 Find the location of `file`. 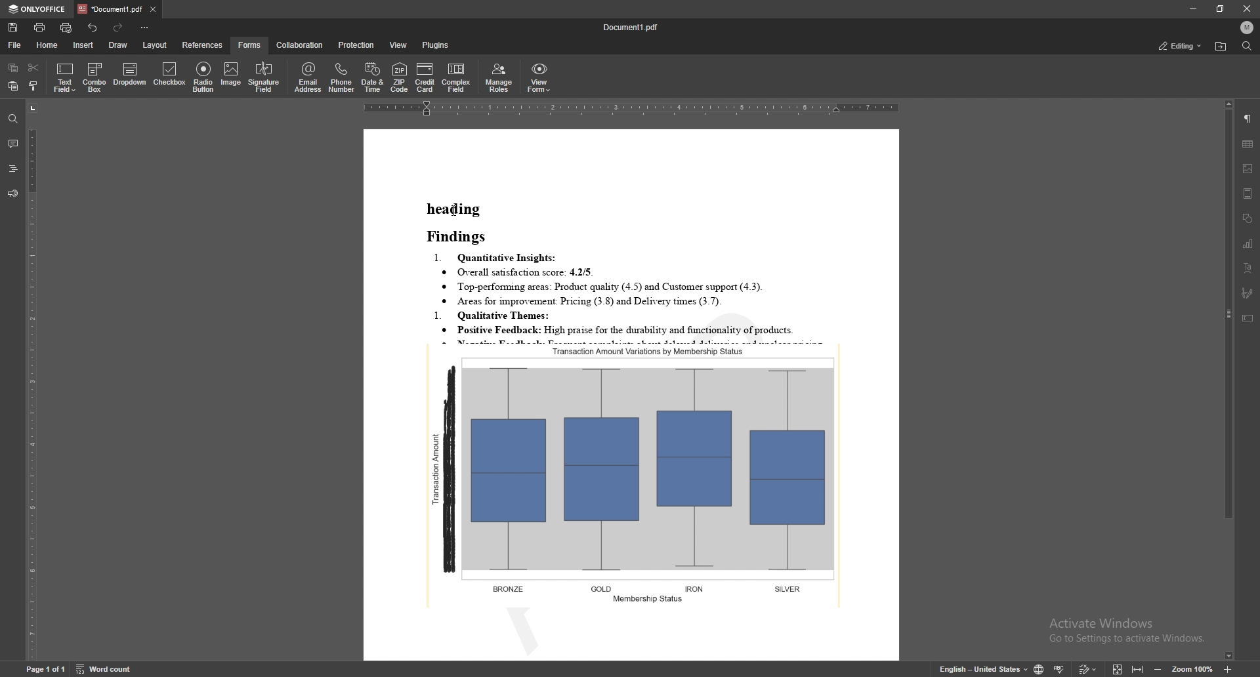

file is located at coordinates (15, 45).